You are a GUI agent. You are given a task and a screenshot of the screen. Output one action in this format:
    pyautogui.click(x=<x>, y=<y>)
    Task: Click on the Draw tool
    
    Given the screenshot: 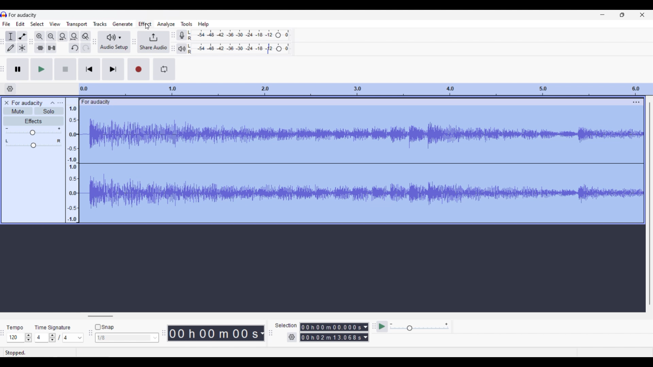 What is the action you would take?
    pyautogui.click(x=11, y=48)
    